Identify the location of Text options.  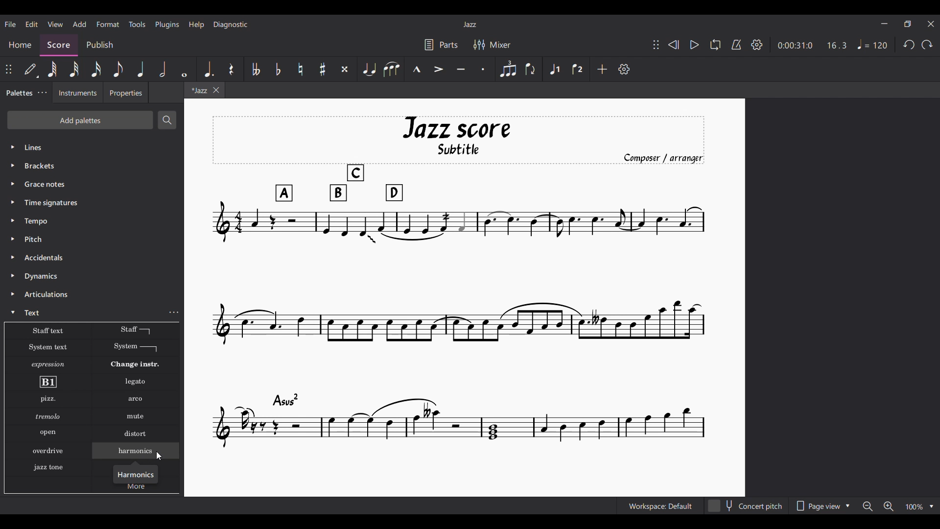
(47, 331).